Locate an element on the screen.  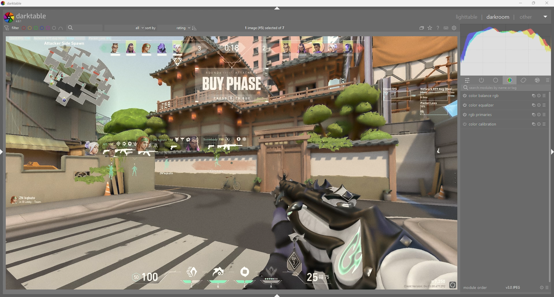
base is located at coordinates (497, 80).